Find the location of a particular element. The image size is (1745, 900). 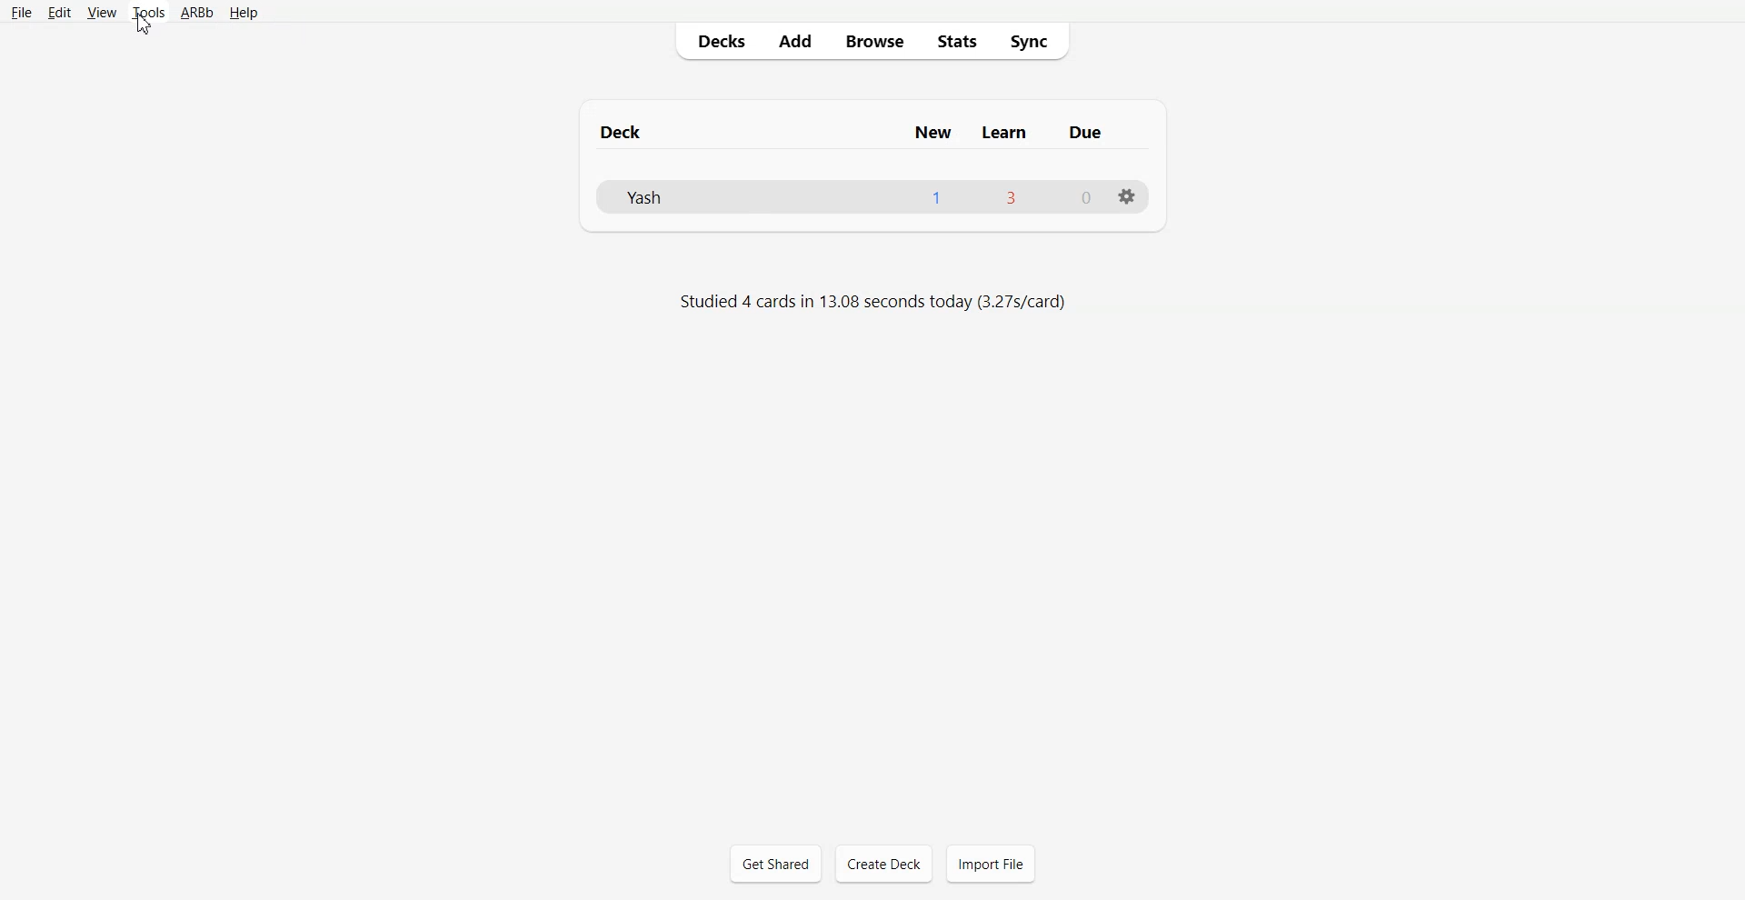

Add is located at coordinates (793, 40).